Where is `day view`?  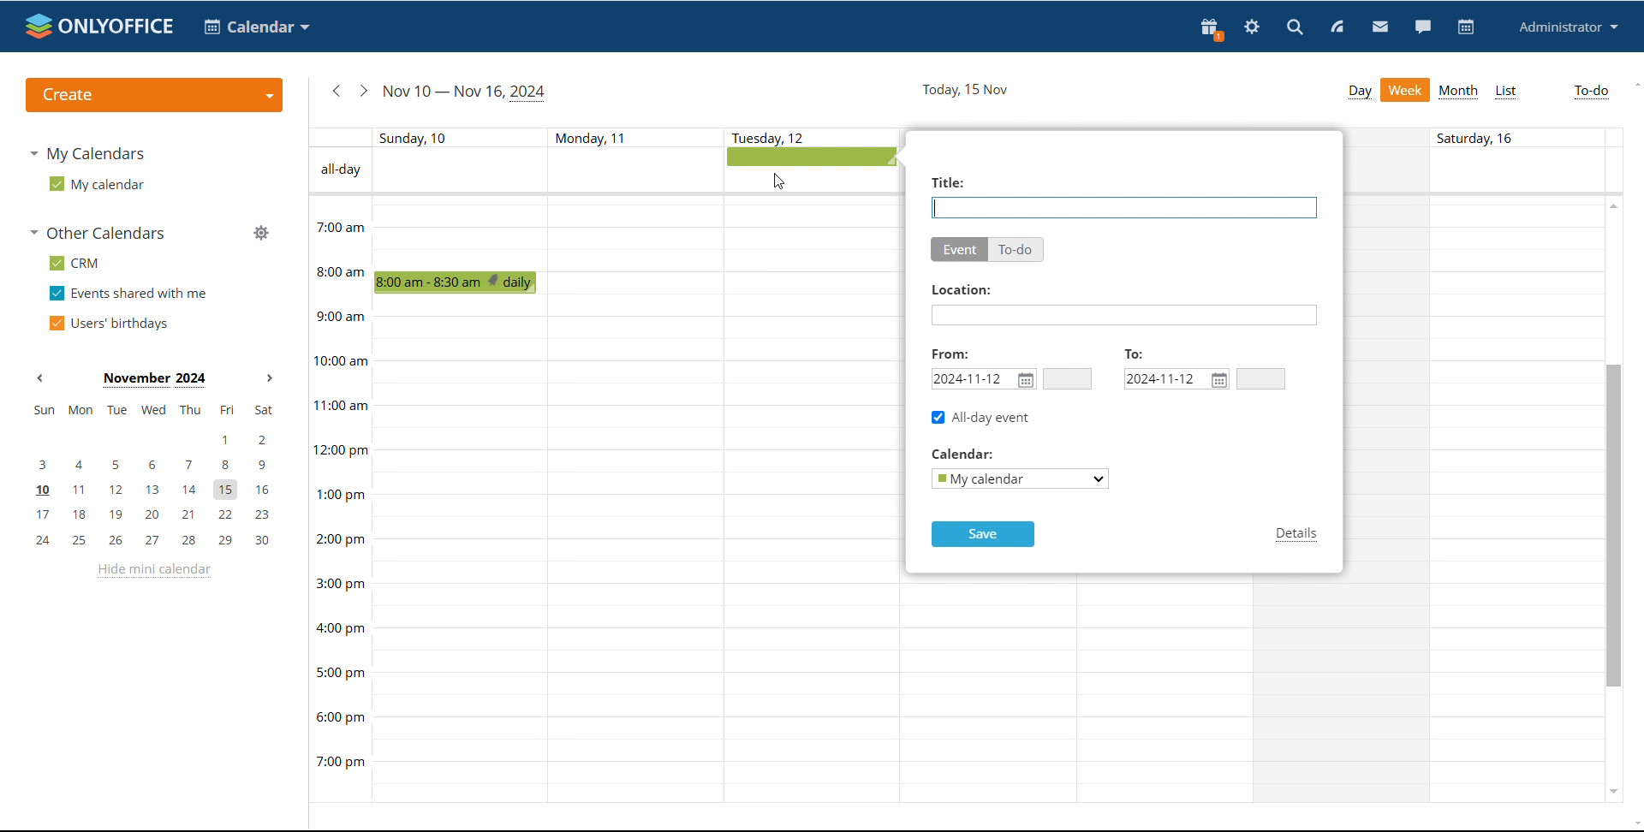
day view is located at coordinates (1358, 92).